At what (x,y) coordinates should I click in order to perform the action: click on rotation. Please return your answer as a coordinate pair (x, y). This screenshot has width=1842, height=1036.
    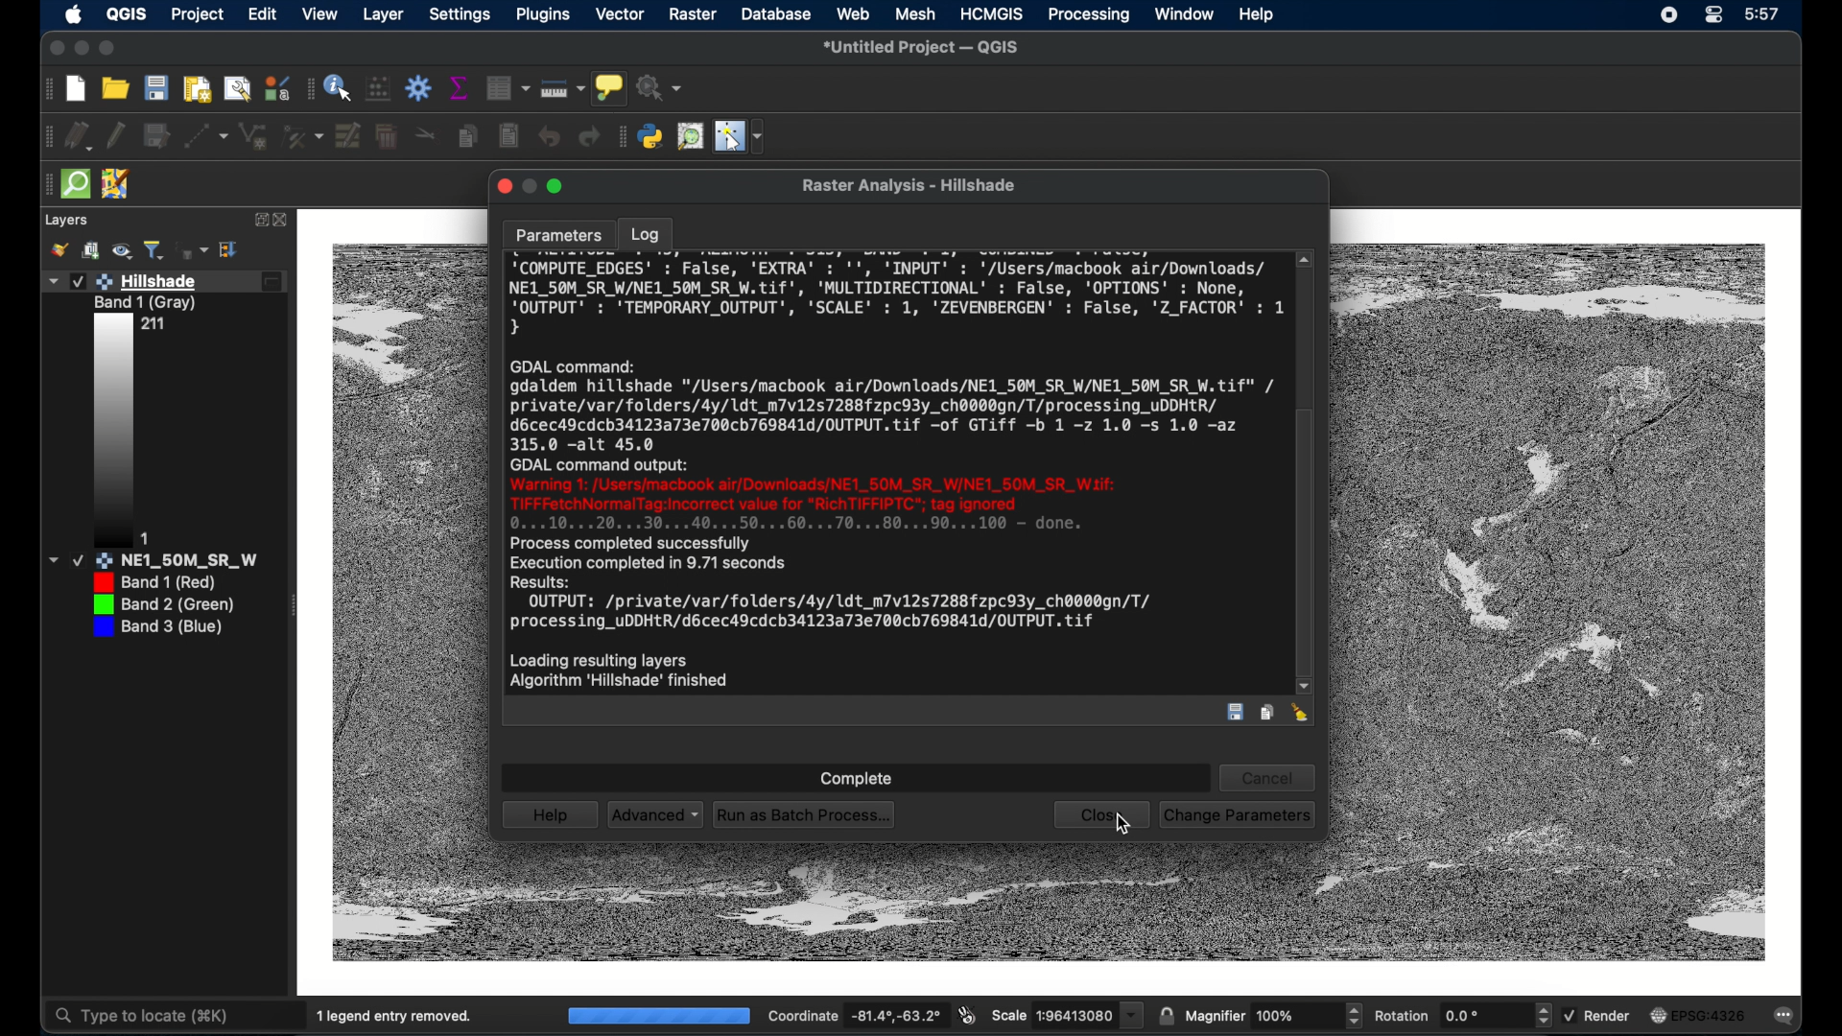
    Looking at the image, I should click on (1452, 1015).